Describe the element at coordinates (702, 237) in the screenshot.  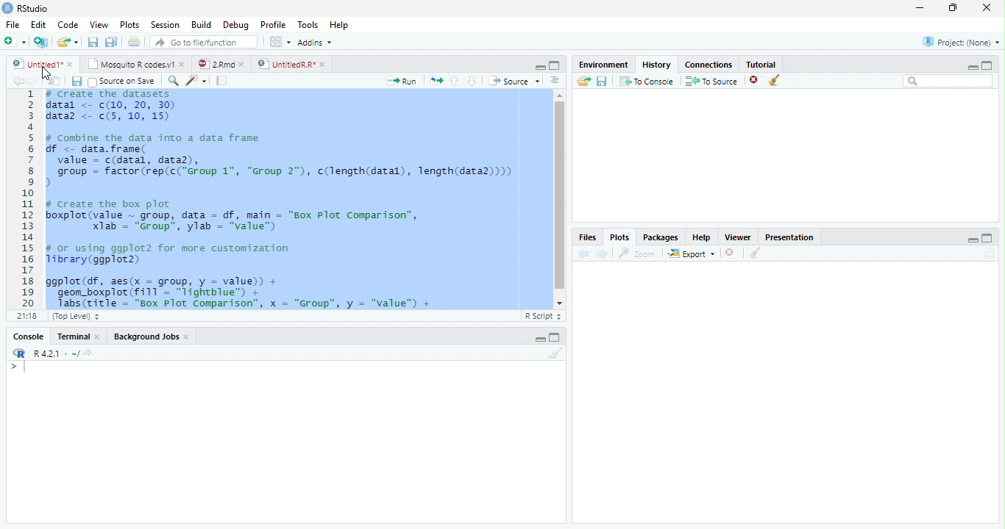
I see `Help` at that location.